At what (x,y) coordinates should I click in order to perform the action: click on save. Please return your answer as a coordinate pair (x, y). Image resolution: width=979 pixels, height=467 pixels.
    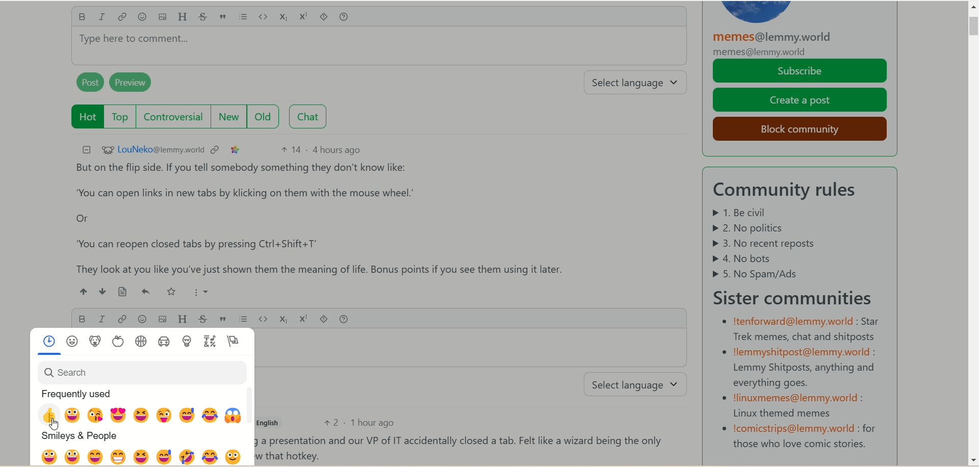
    Looking at the image, I should click on (172, 292).